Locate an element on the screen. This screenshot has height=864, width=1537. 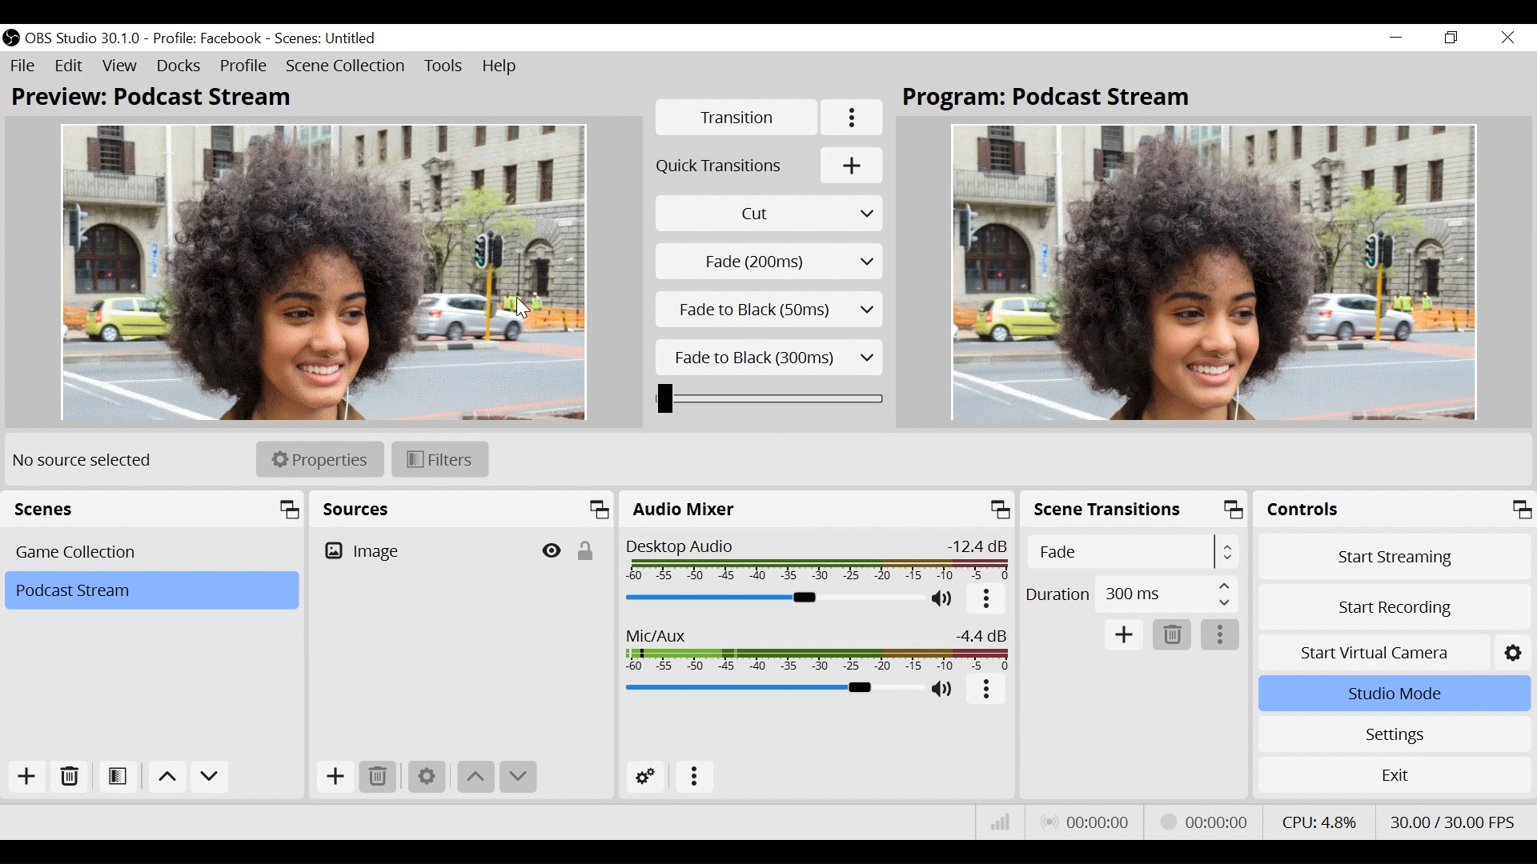
No source selected is located at coordinates (88, 460).